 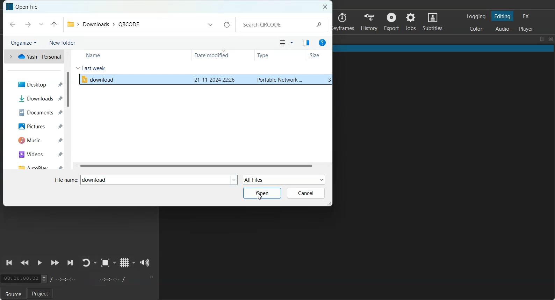 I want to click on Keyframes, so click(x=345, y=22).